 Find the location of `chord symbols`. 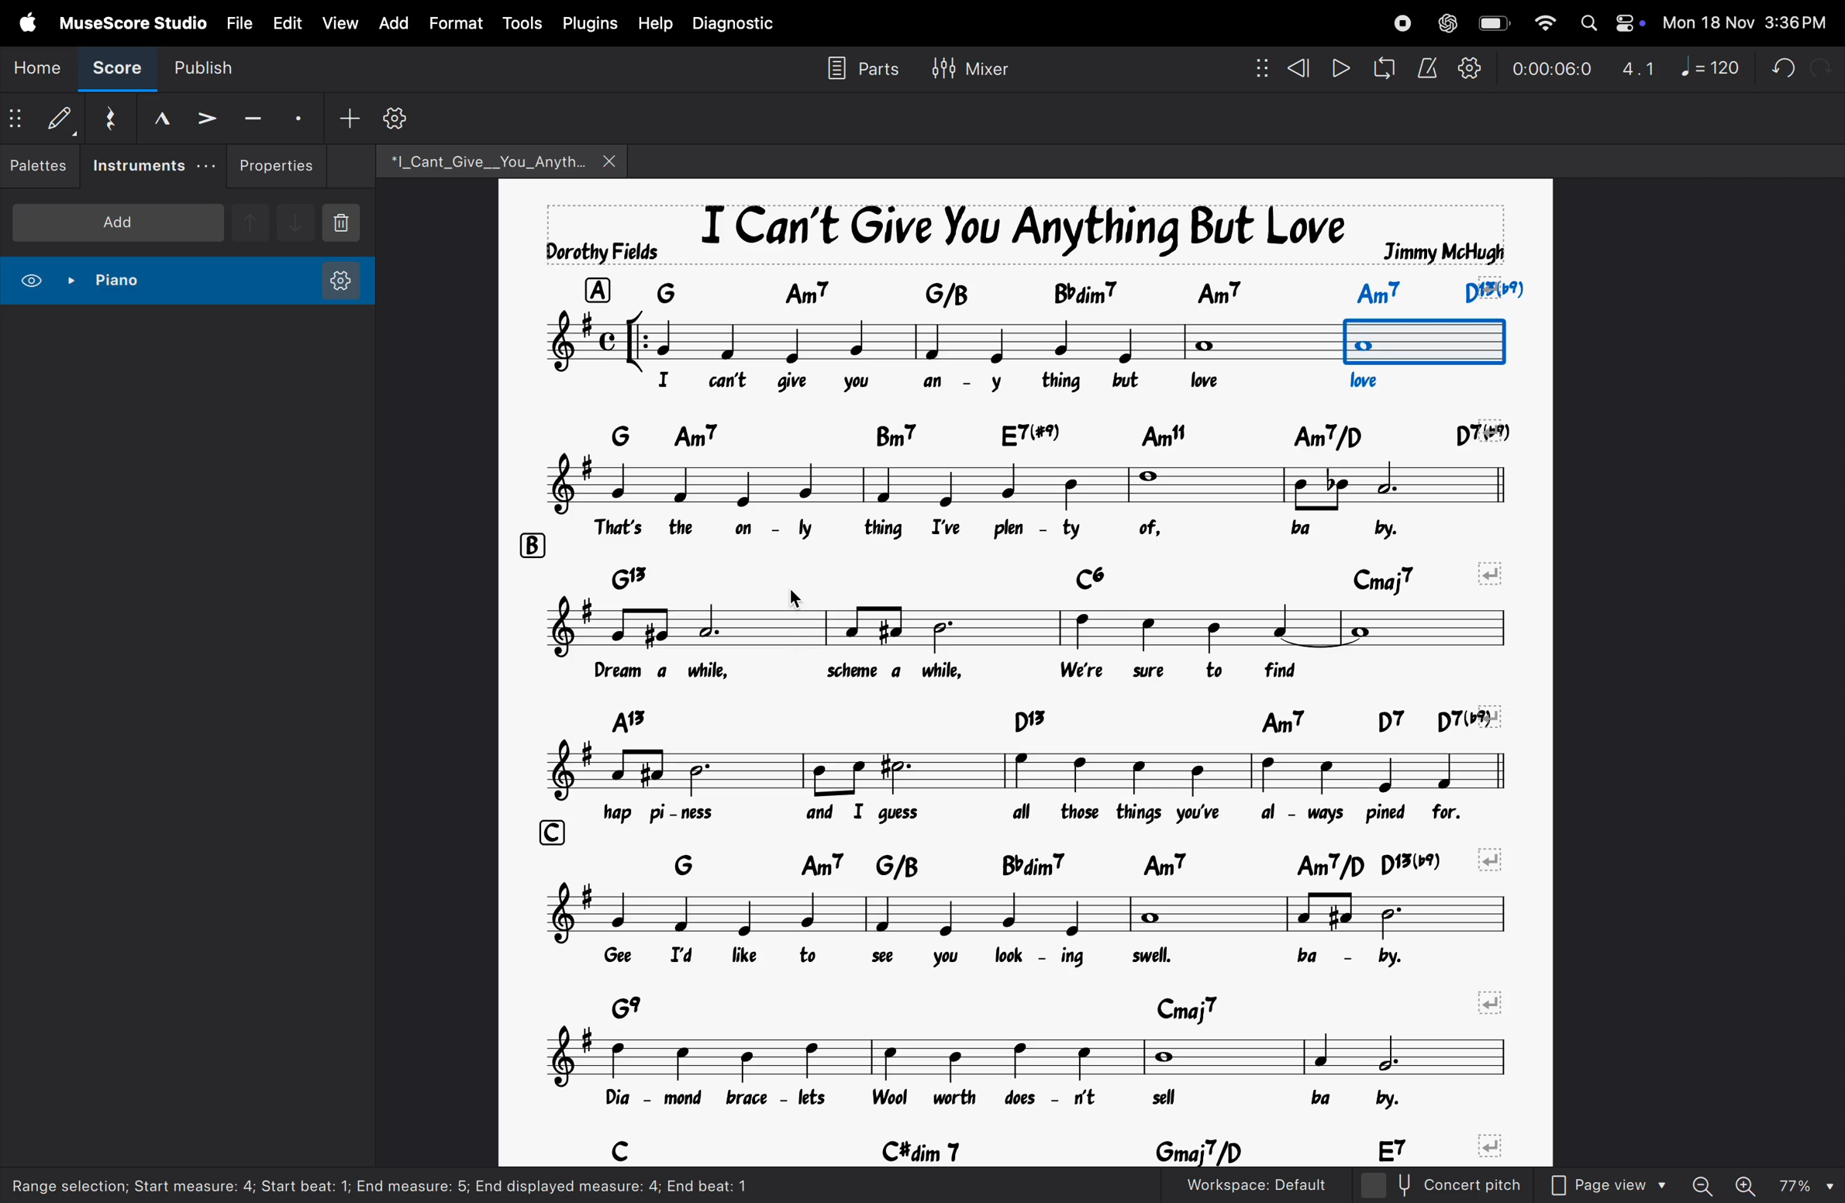

chord symbols is located at coordinates (1052, 719).